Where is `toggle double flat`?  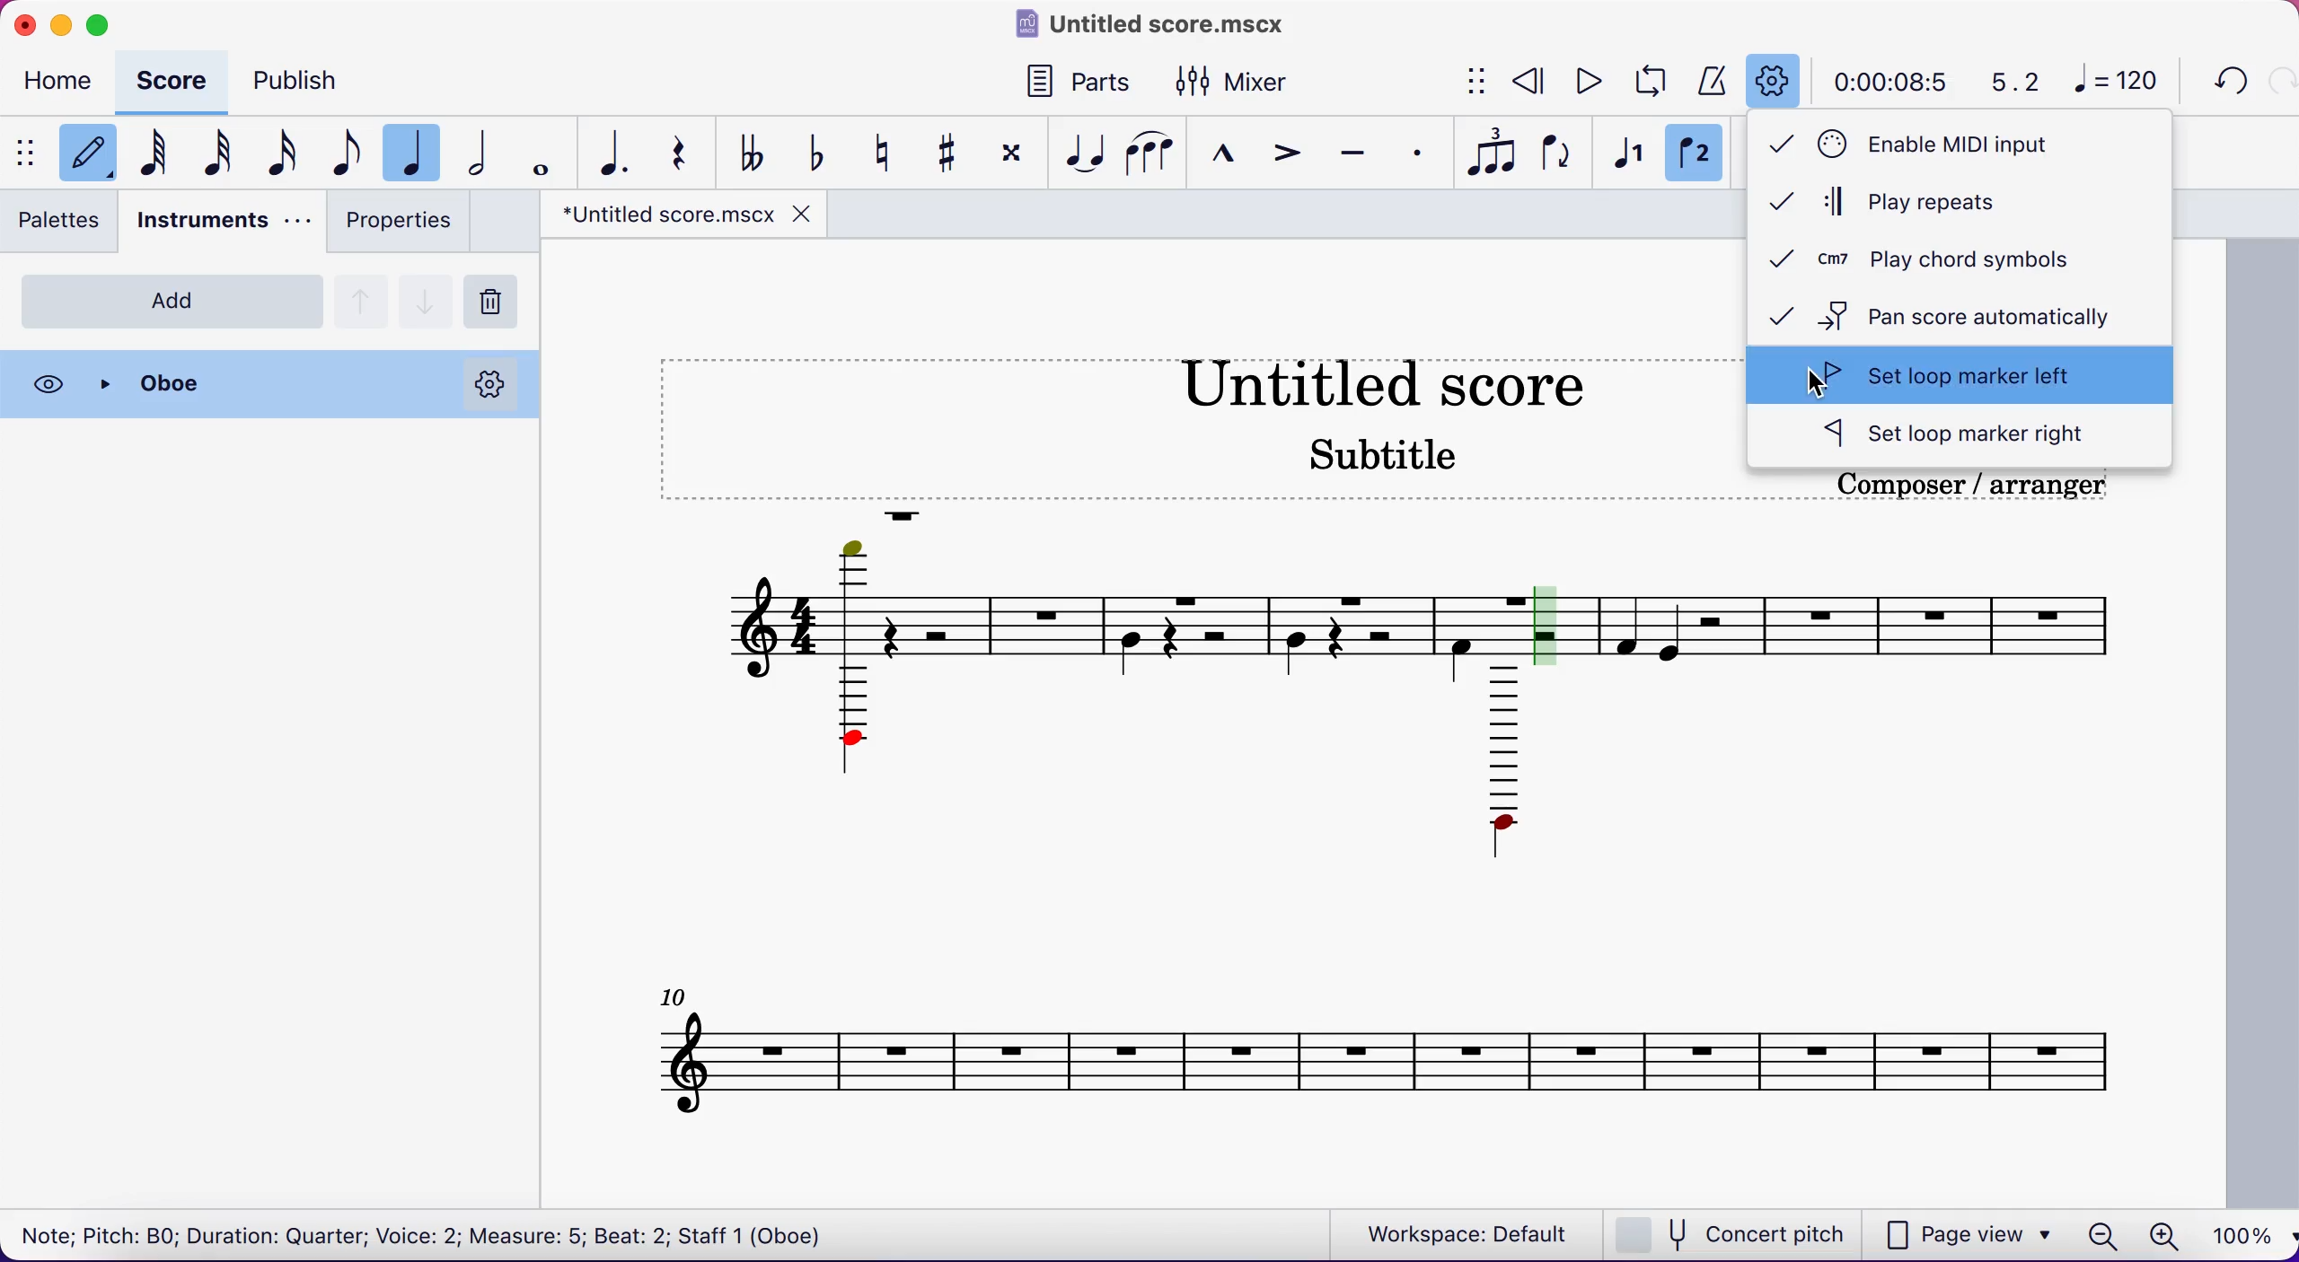
toggle double flat is located at coordinates (753, 153).